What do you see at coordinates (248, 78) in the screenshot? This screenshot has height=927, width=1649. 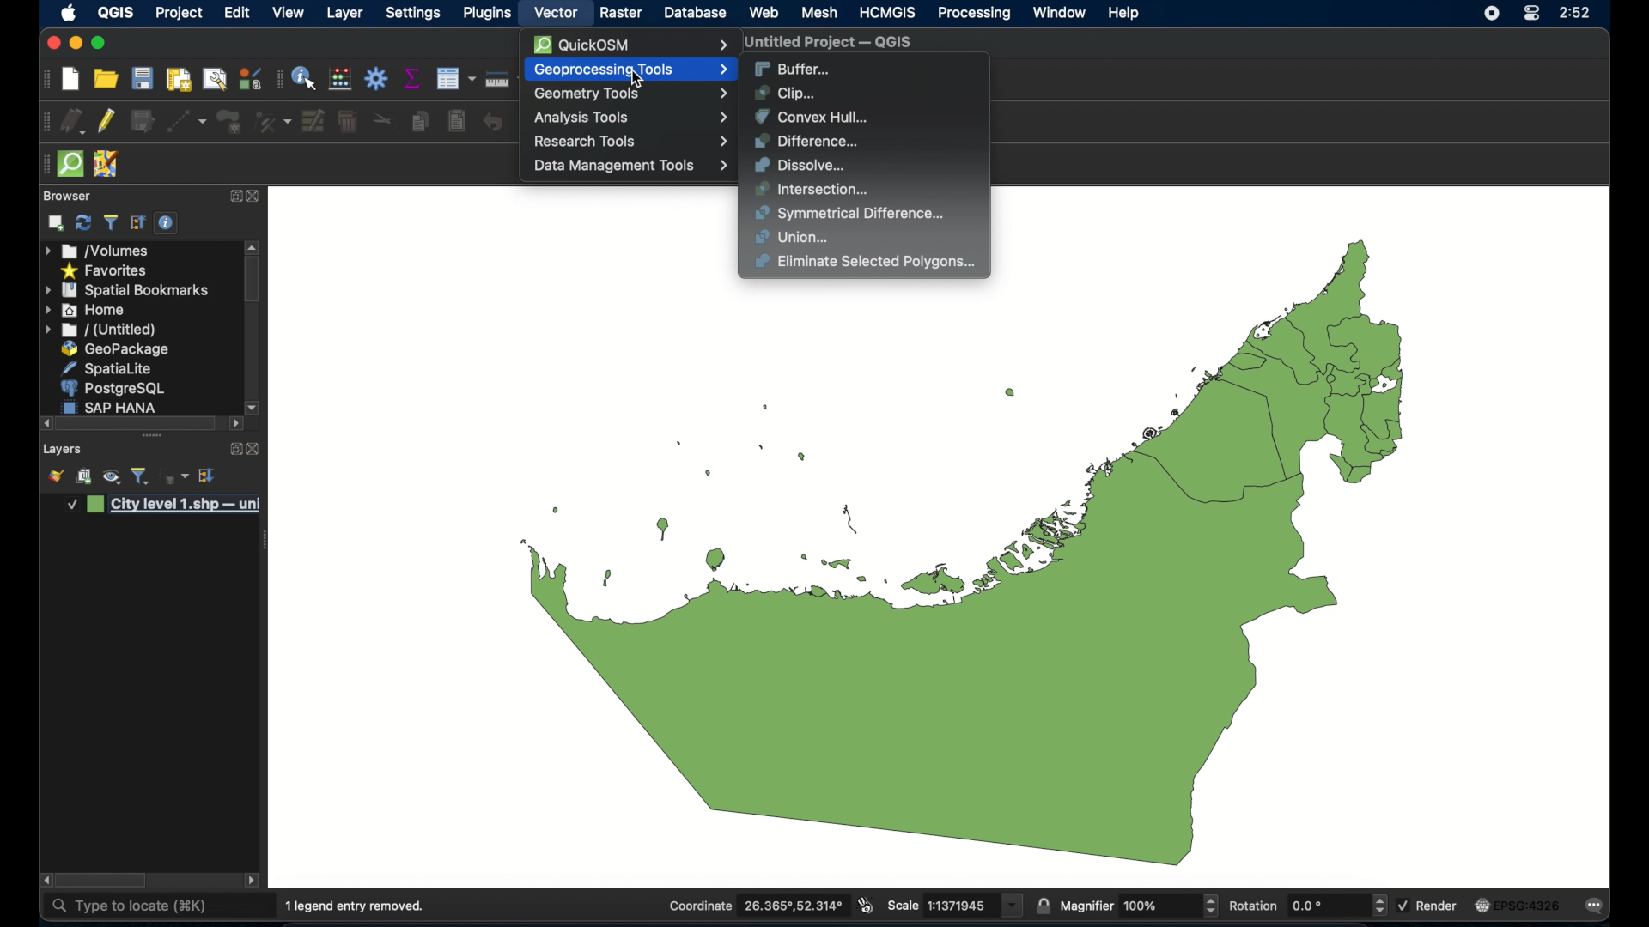 I see `style manager` at bounding box center [248, 78].